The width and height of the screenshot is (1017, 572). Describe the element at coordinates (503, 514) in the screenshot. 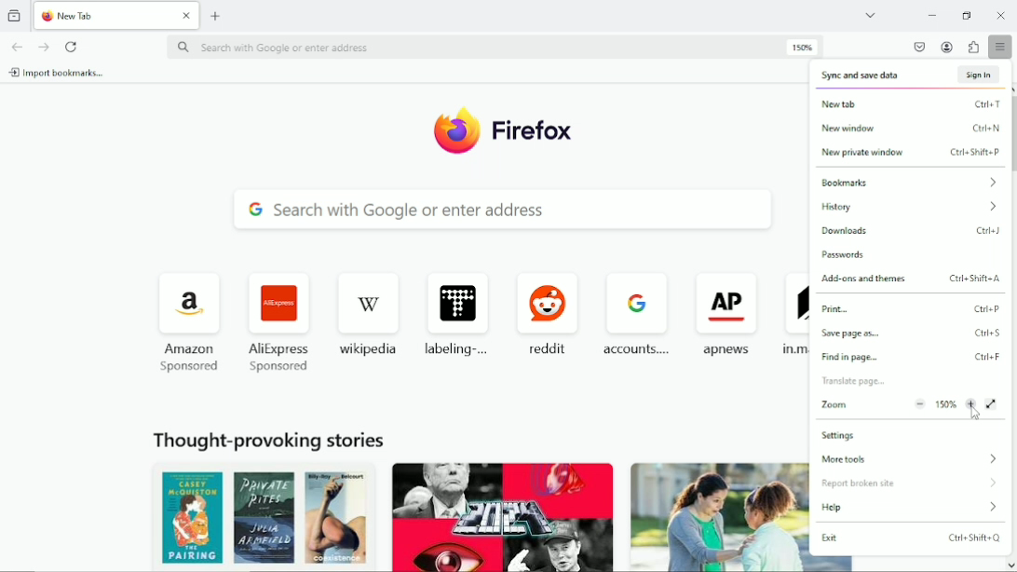

I see `image` at that location.